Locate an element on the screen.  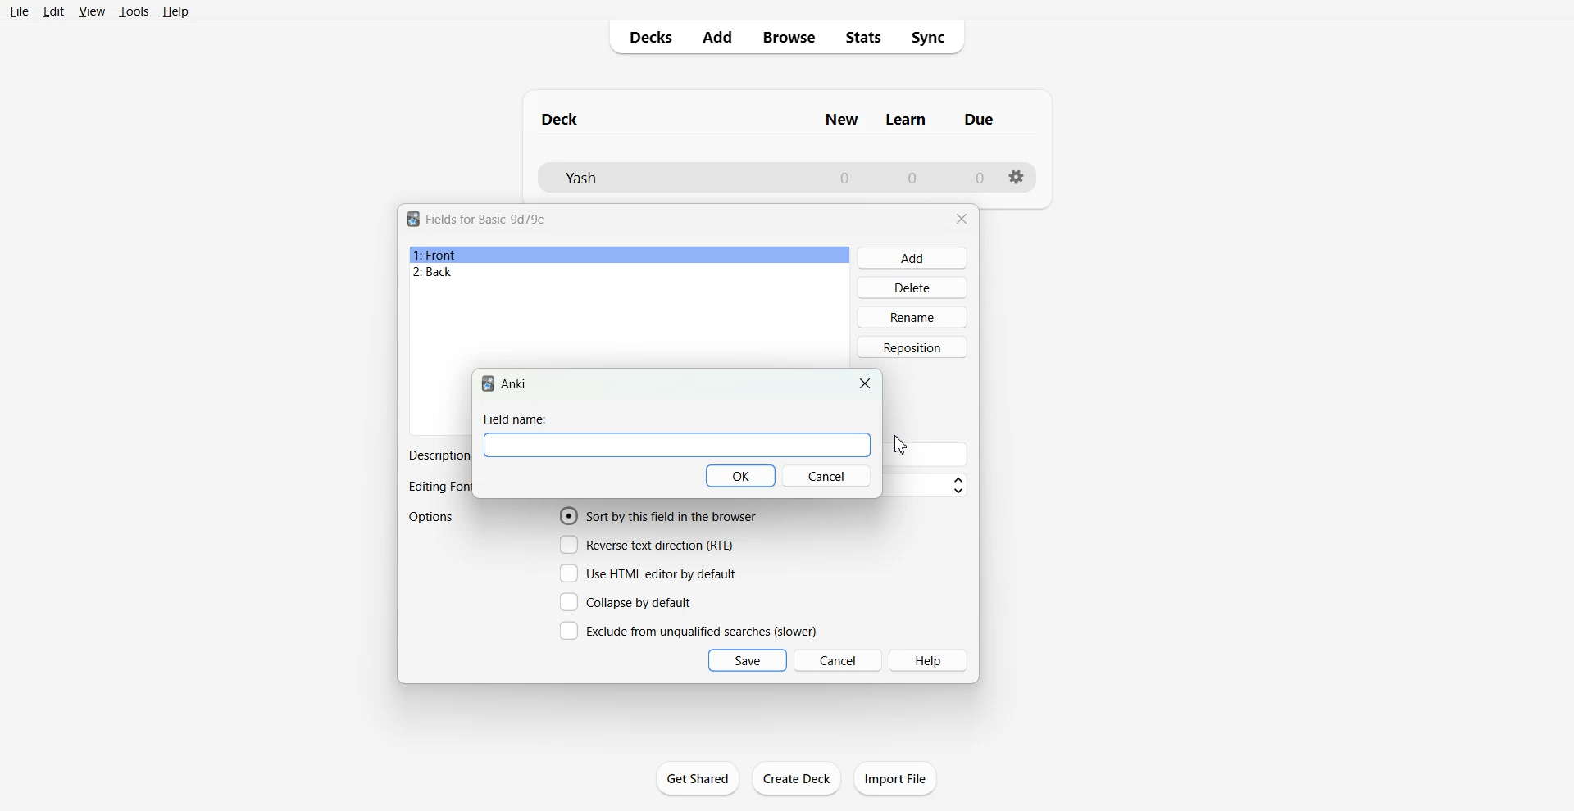
Cancel is located at coordinates (839, 659).